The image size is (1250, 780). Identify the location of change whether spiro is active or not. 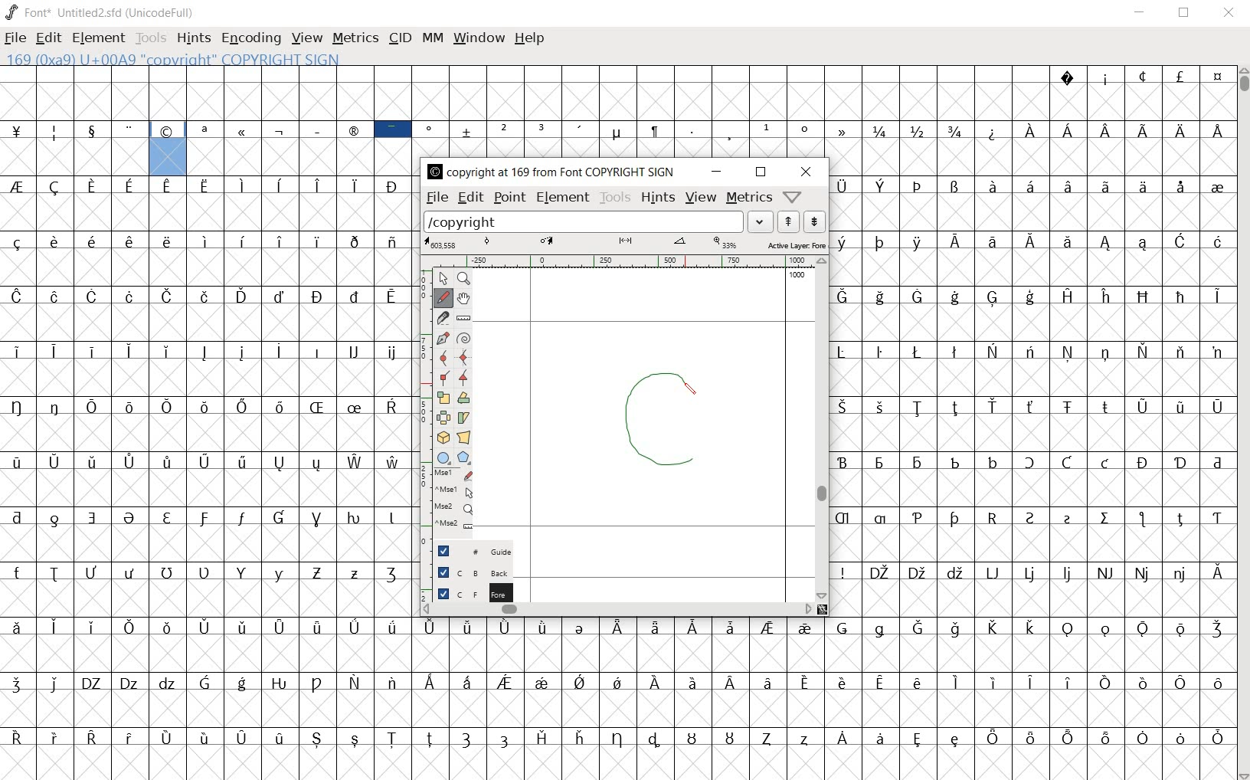
(464, 338).